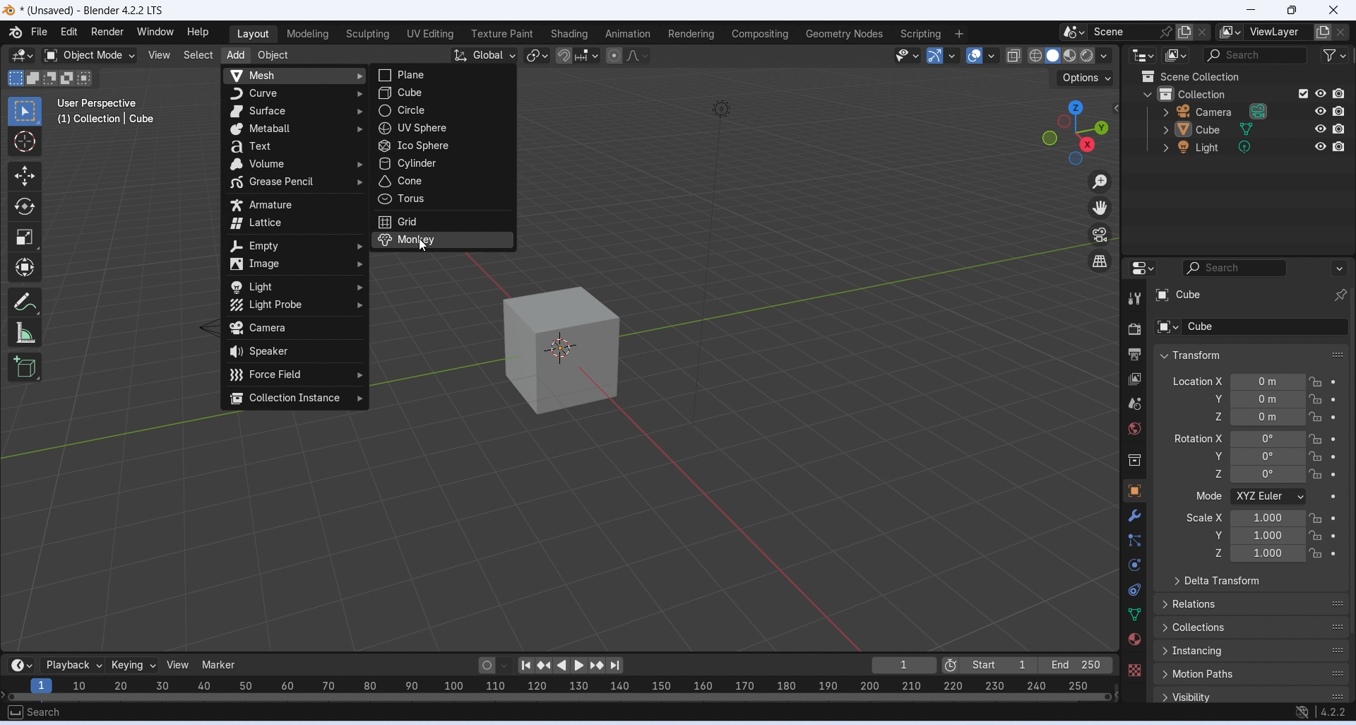 The height and width of the screenshot is (725, 1356). What do you see at coordinates (134, 666) in the screenshot?
I see `keying` at bounding box center [134, 666].